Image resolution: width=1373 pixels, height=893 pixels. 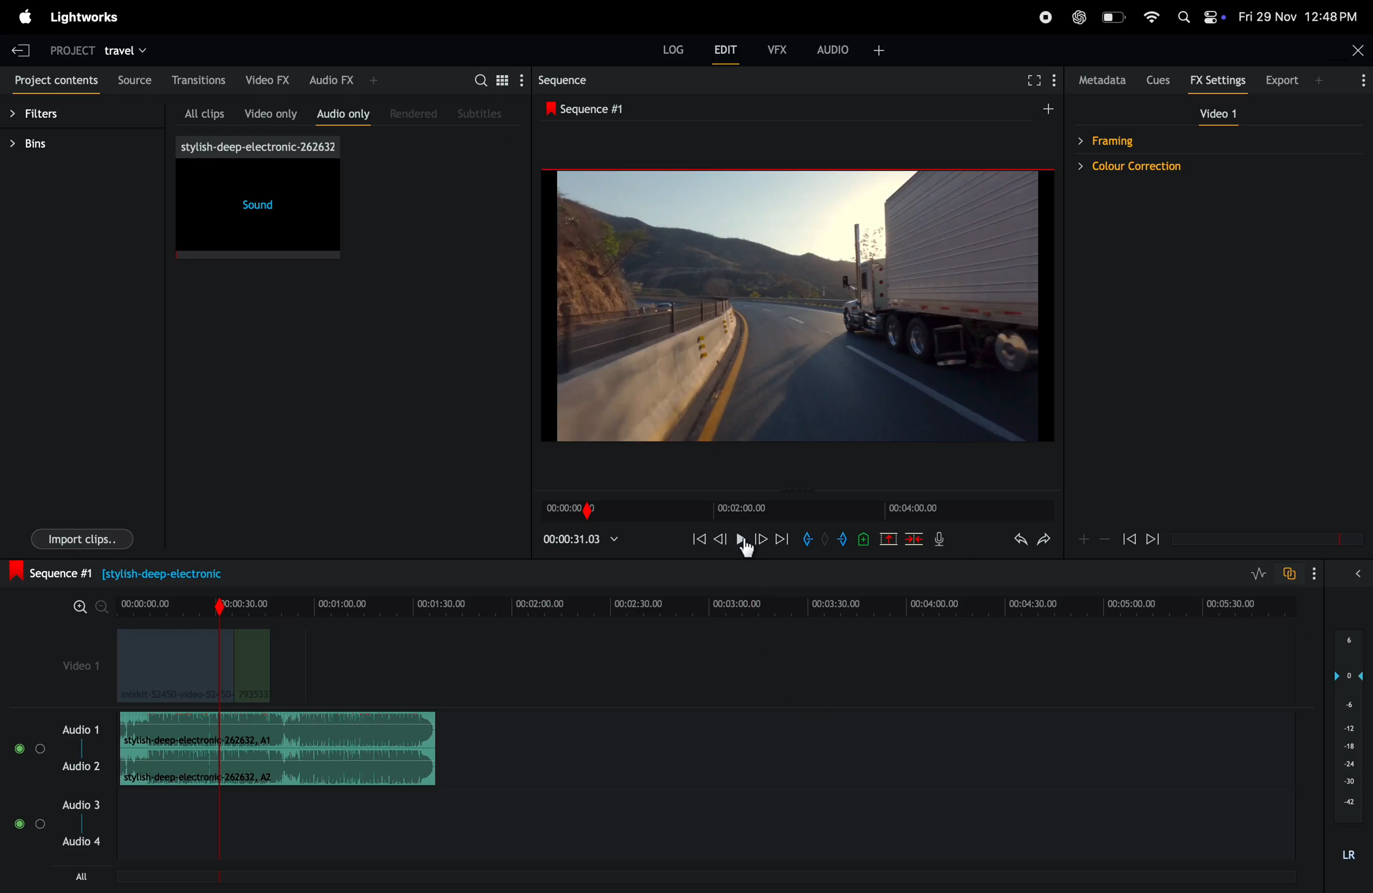 I want to click on fx settigs, so click(x=1220, y=81).